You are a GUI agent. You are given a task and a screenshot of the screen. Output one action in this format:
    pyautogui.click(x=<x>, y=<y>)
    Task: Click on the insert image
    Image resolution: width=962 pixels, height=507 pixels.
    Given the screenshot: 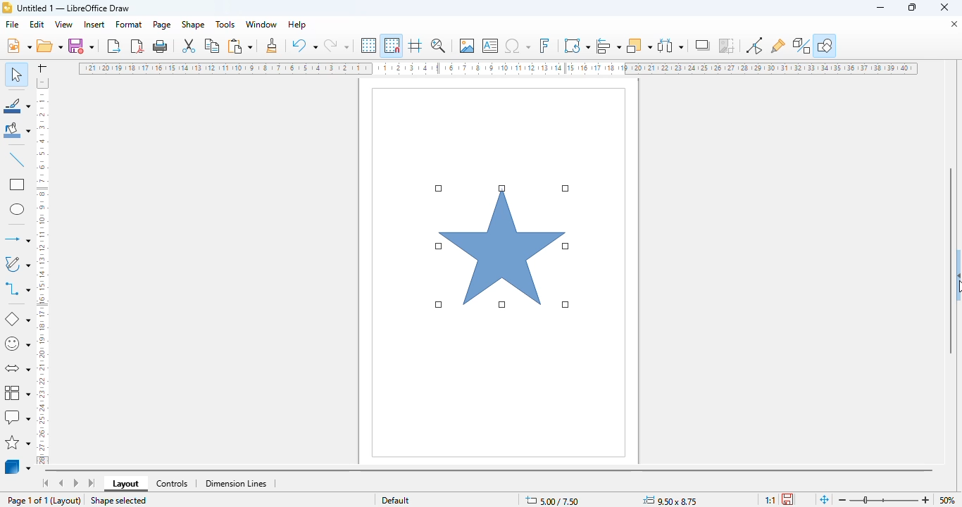 What is the action you would take?
    pyautogui.click(x=467, y=45)
    